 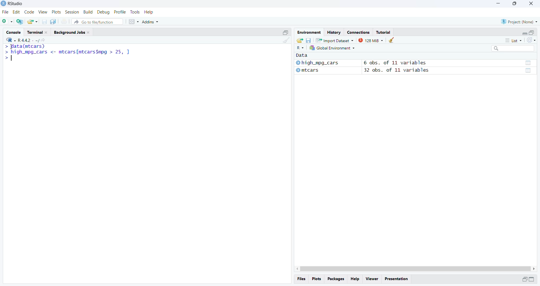 I want to click on Build, so click(x=88, y=12).